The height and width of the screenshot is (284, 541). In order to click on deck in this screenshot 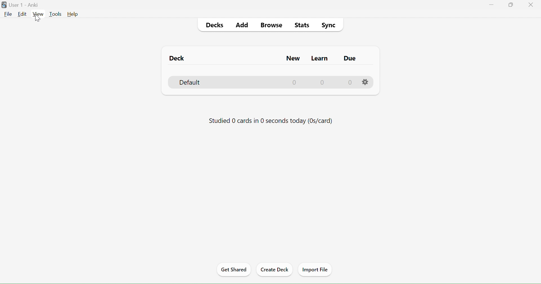, I will do `click(177, 58)`.